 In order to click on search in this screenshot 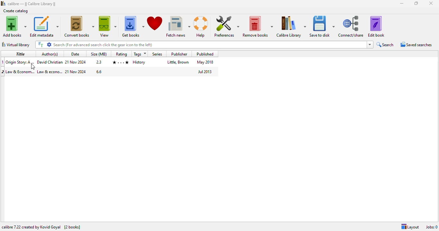, I will do `click(386, 45)`.